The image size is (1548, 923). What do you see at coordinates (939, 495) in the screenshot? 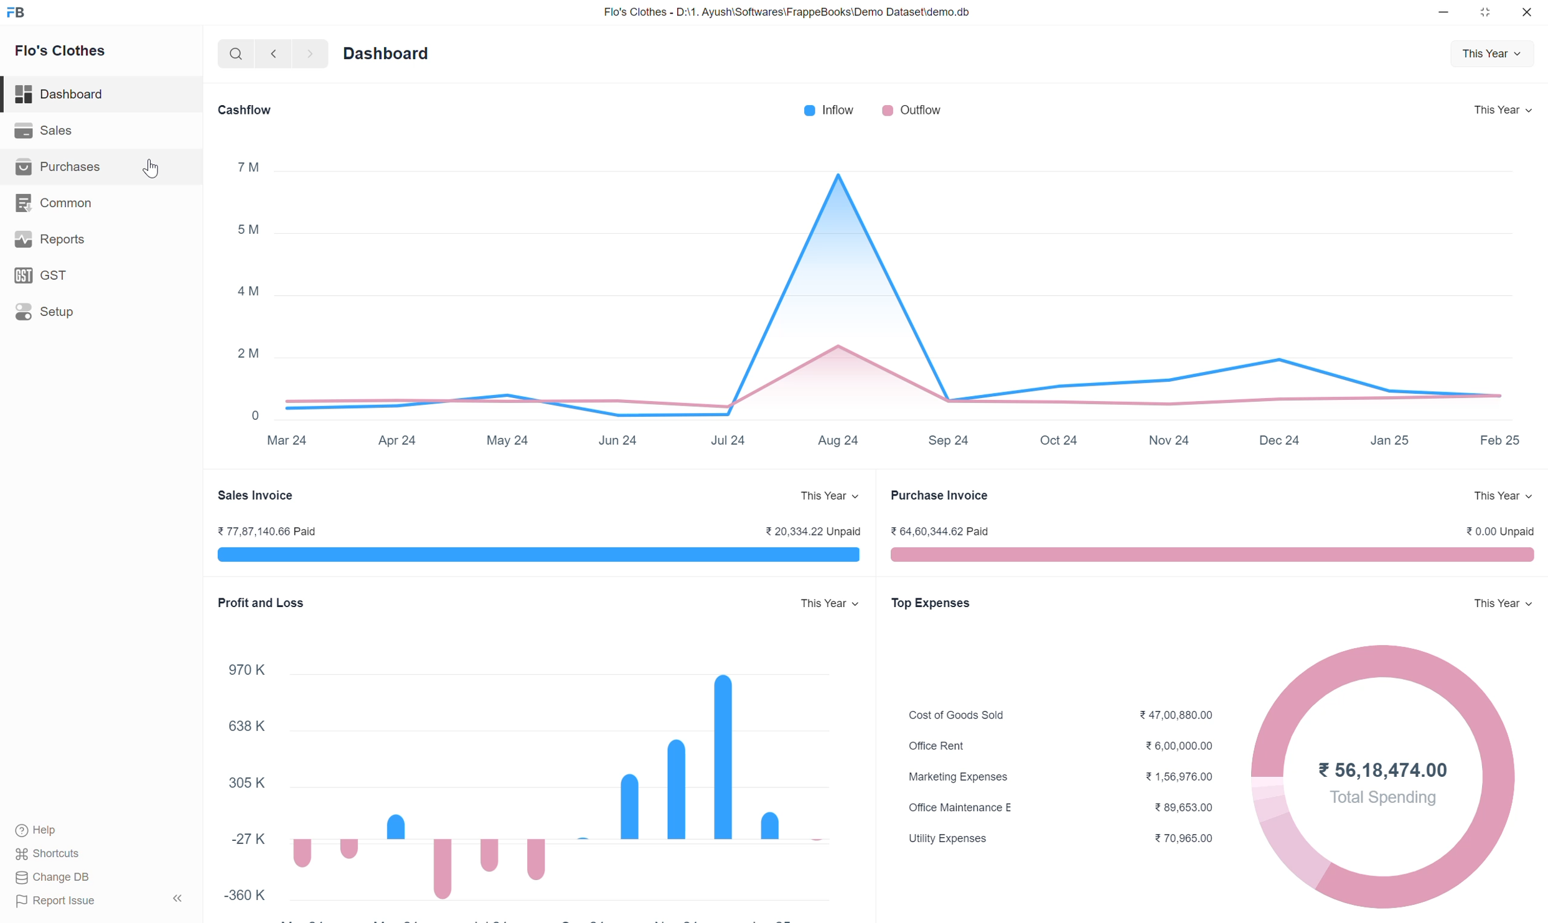
I see `Purchase Invoice` at bounding box center [939, 495].